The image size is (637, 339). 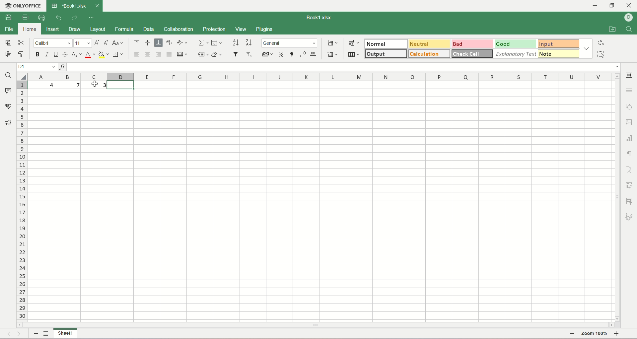 What do you see at coordinates (23, 76) in the screenshot?
I see `select all` at bounding box center [23, 76].